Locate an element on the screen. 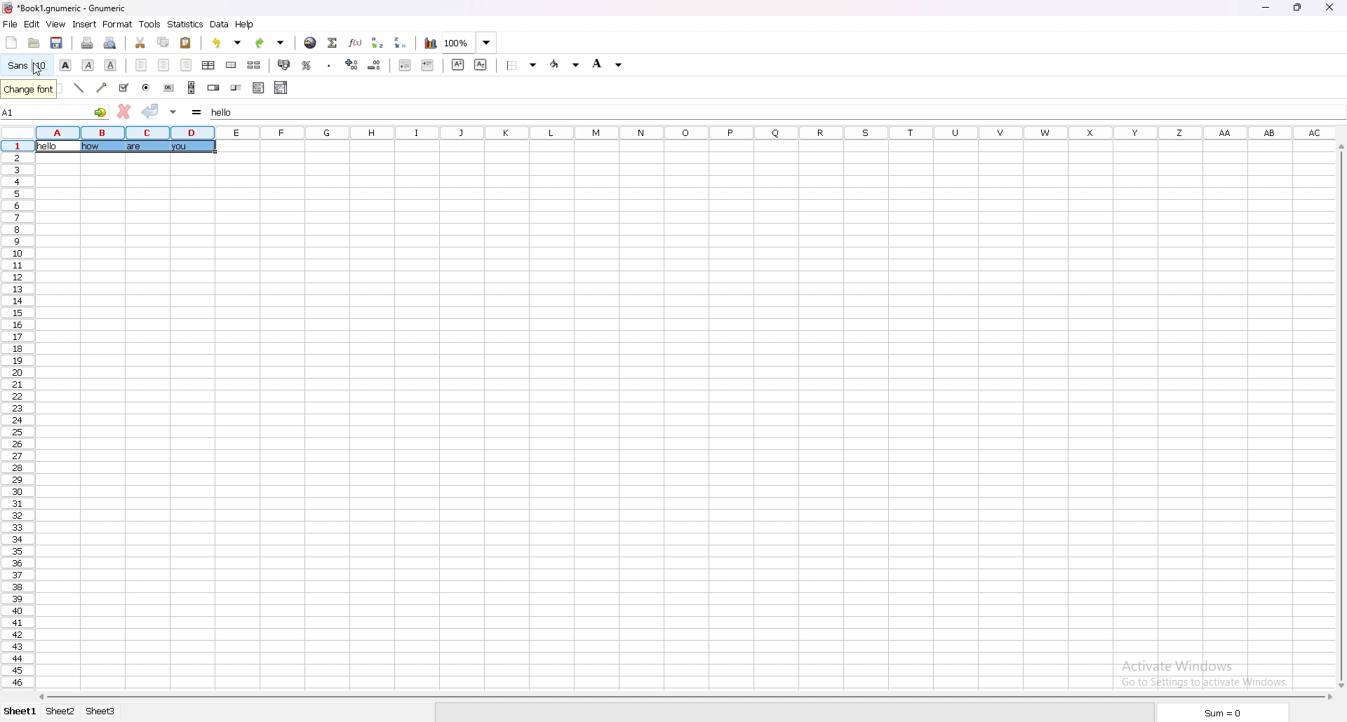 The width and height of the screenshot is (1347, 722). list is located at coordinates (258, 88).